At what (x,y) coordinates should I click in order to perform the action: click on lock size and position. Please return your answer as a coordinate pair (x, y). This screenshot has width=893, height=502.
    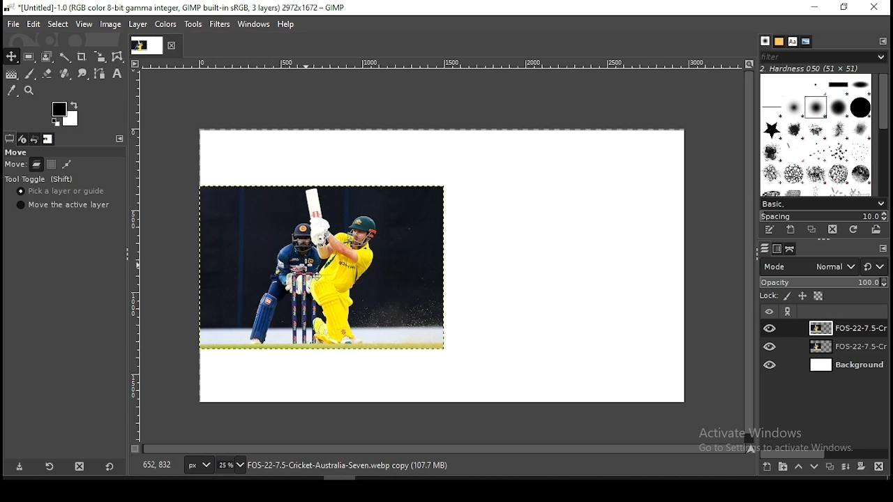
    Looking at the image, I should click on (803, 297).